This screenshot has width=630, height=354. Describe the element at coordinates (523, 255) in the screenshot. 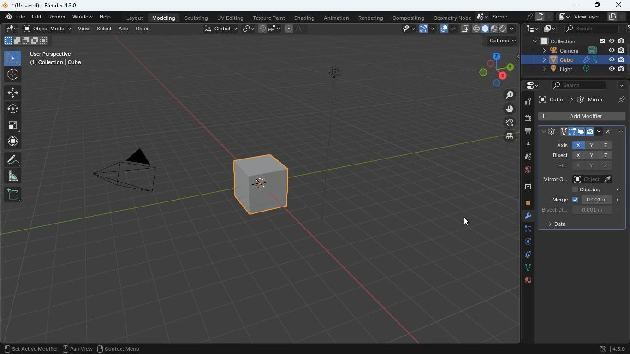

I see `control` at that location.